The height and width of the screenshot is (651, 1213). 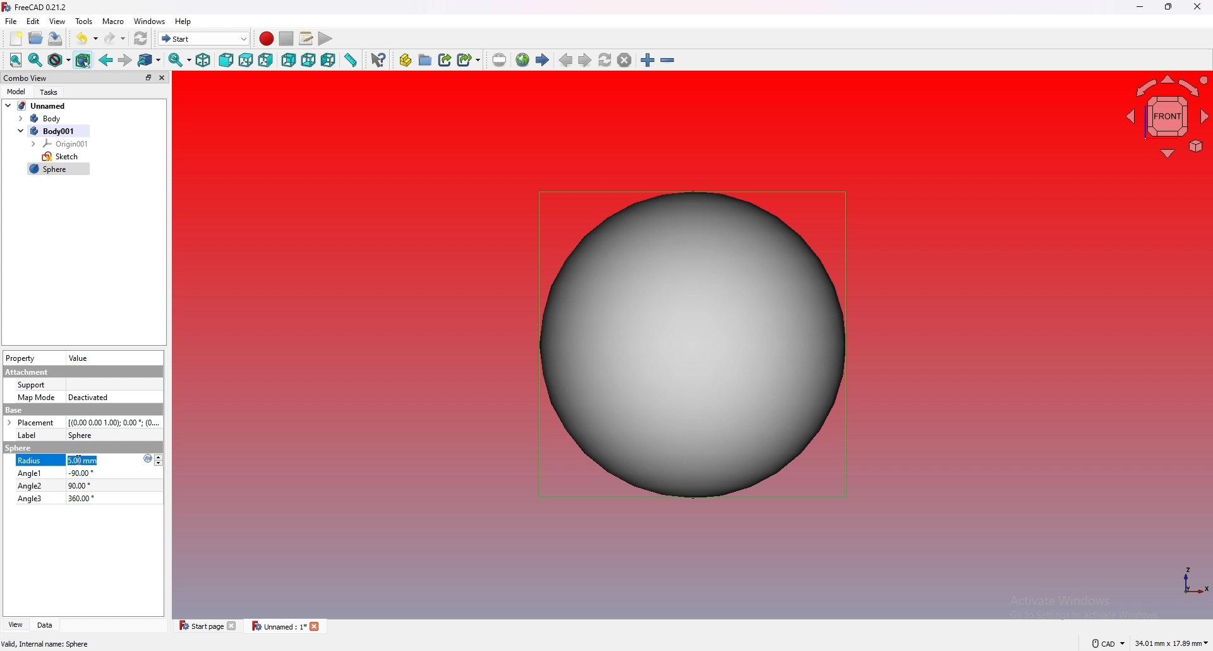 What do you see at coordinates (21, 358) in the screenshot?
I see `property` at bounding box center [21, 358].